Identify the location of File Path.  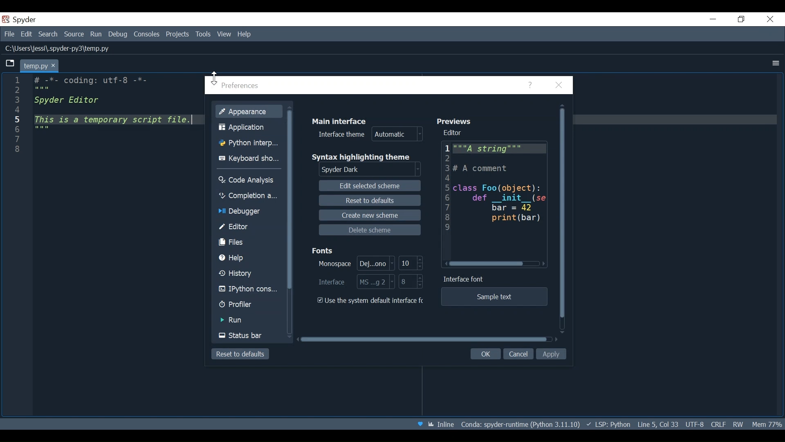
(60, 48).